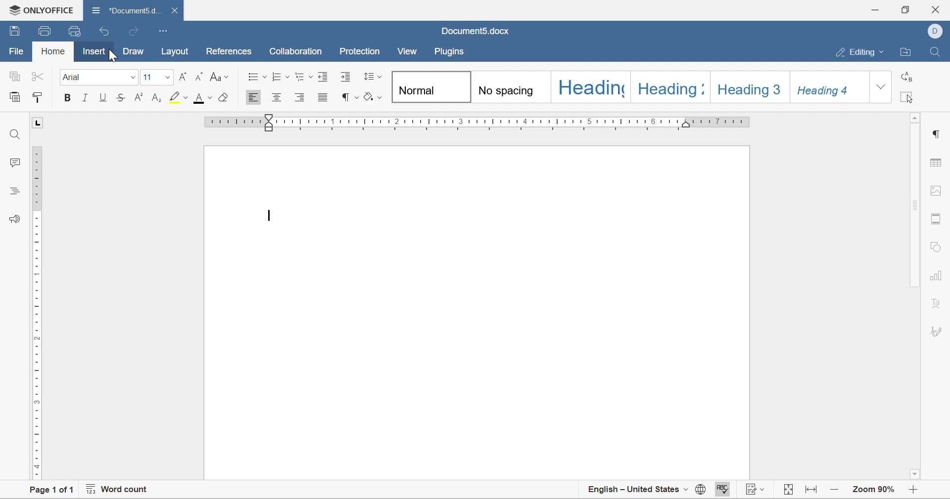 The image size is (950, 499). What do you see at coordinates (940, 190) in the screenshot?
I see `image settings` at bounding box center [940, 190].